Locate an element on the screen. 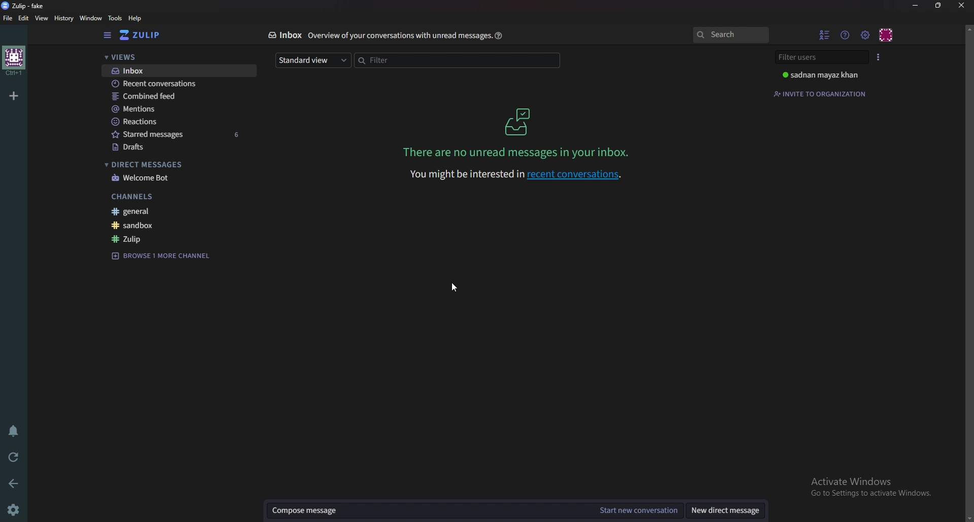  home is located at coordinates (13, 61).